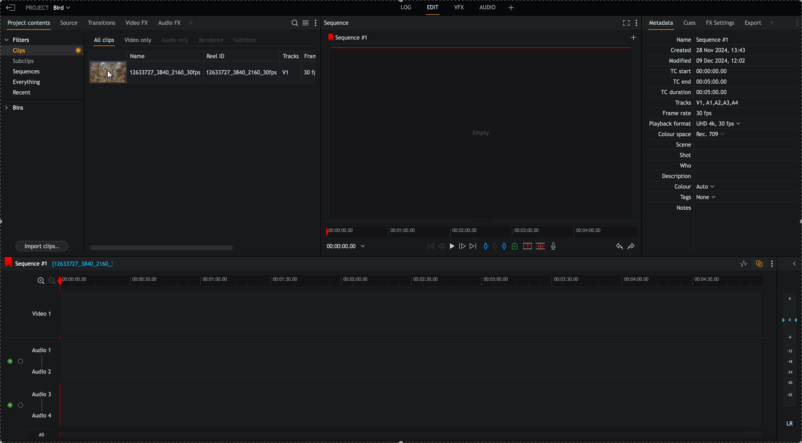  I want to click on leave, so click(11, 8).